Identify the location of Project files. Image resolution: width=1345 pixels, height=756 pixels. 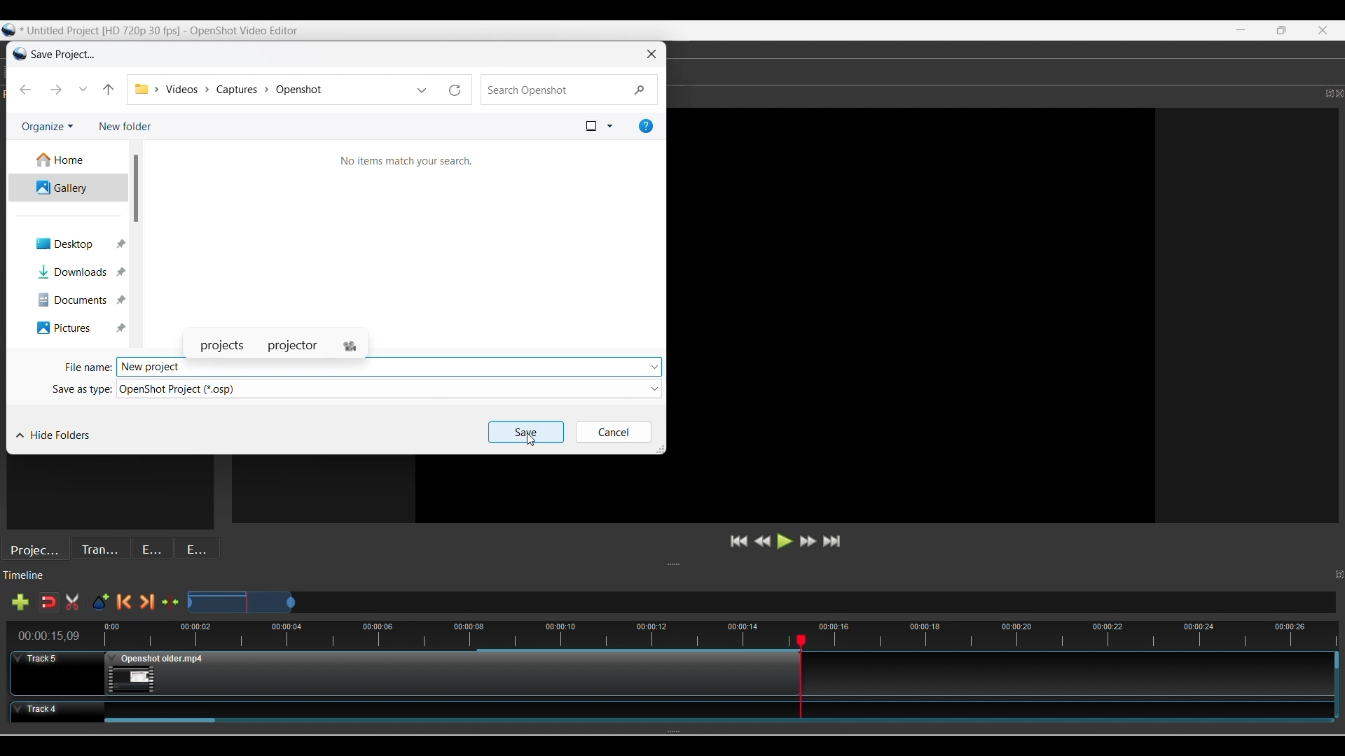
(35, 548).